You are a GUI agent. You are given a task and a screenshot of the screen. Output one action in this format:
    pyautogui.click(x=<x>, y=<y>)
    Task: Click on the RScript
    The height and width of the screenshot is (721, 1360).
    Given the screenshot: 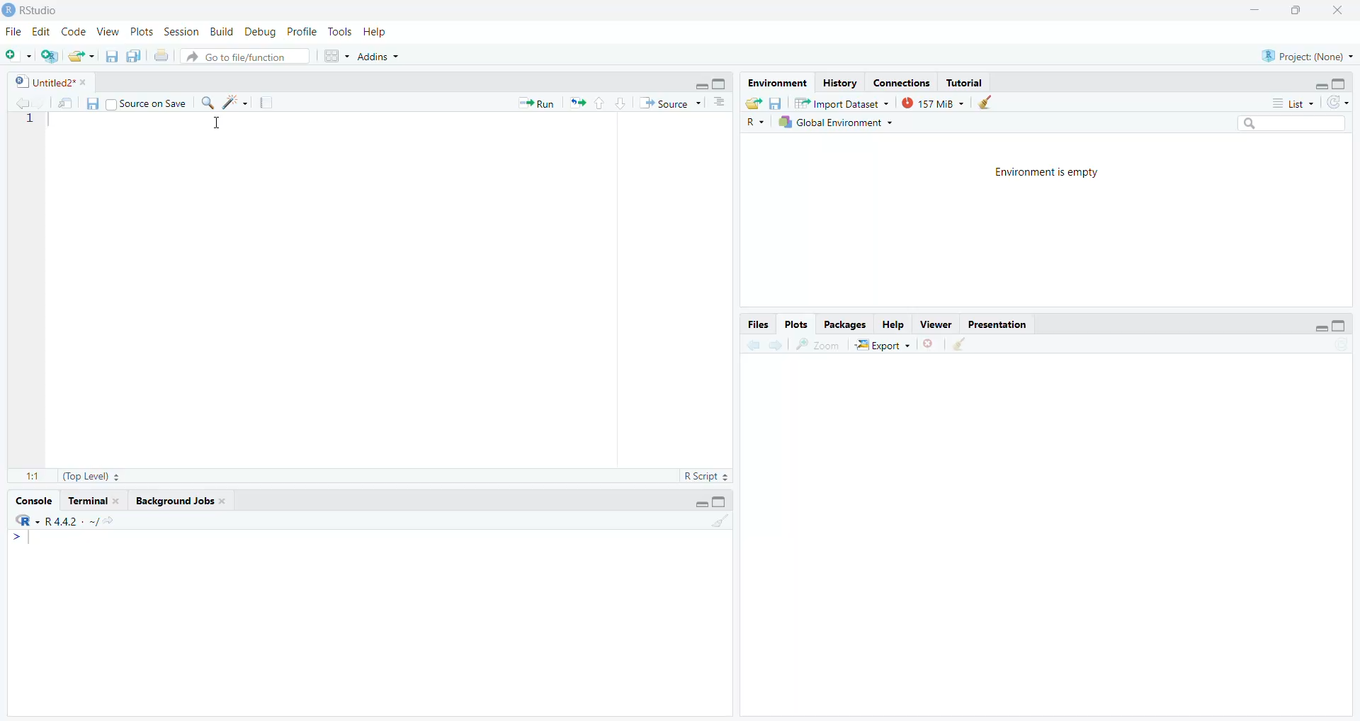 What is the action you would take?
    pyautogui.click(x=705, y=475)
    